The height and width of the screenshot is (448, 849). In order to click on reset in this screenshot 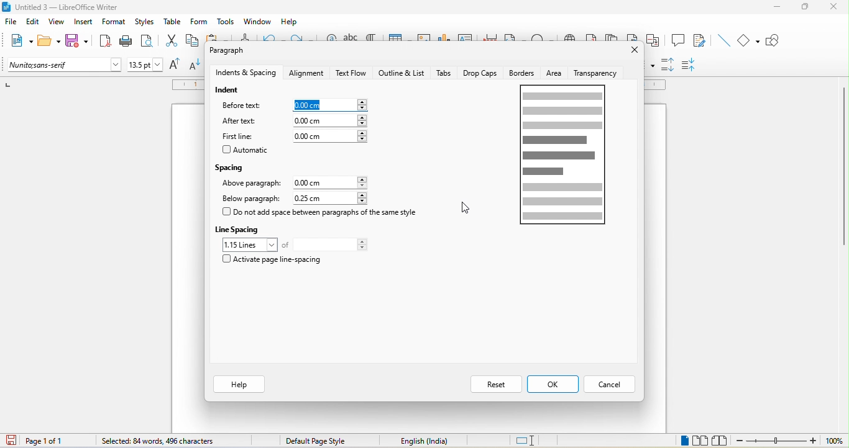, I will do `click(497, 385)`.